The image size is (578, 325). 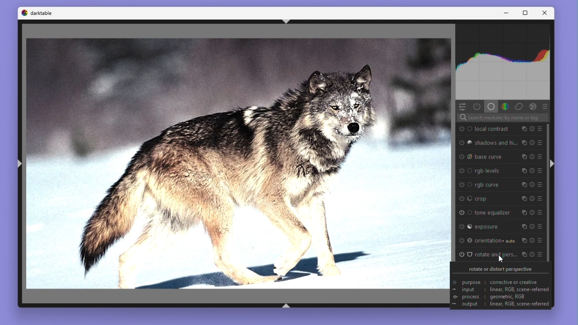 I want to click on Shift + ctrl + t, so click(x=286, y=21).